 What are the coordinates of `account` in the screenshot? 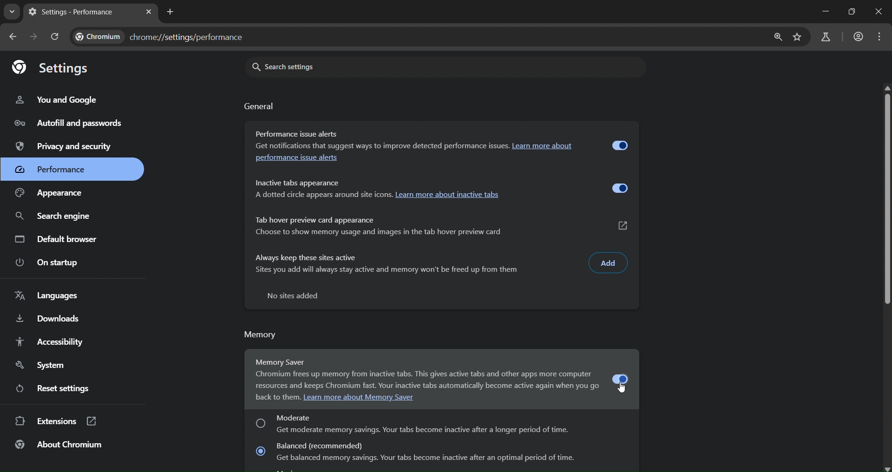 It's located at (859, 37).